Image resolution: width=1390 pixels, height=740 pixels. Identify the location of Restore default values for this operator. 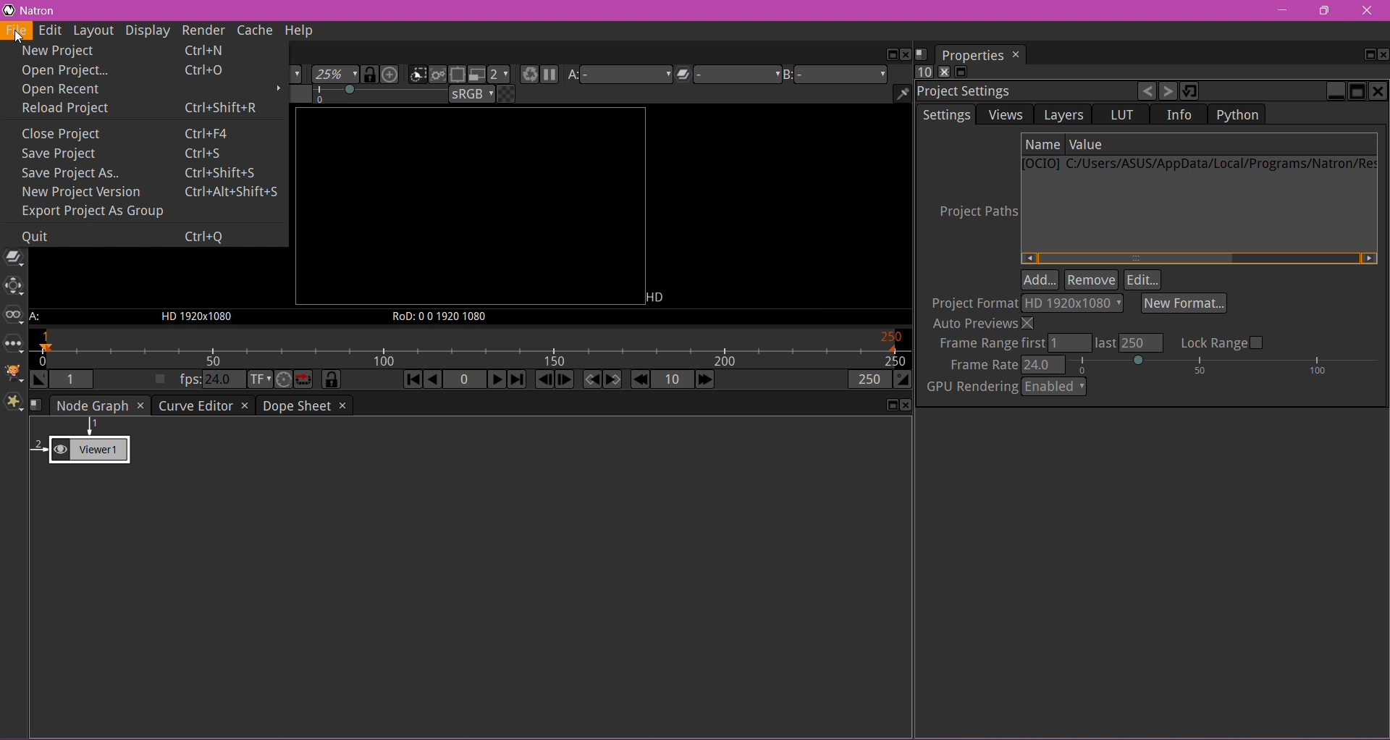
(1191, 90).